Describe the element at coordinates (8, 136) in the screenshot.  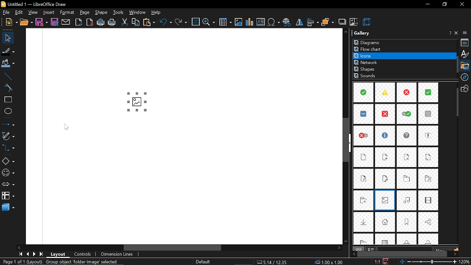
I see `curves and polygons` at that location.